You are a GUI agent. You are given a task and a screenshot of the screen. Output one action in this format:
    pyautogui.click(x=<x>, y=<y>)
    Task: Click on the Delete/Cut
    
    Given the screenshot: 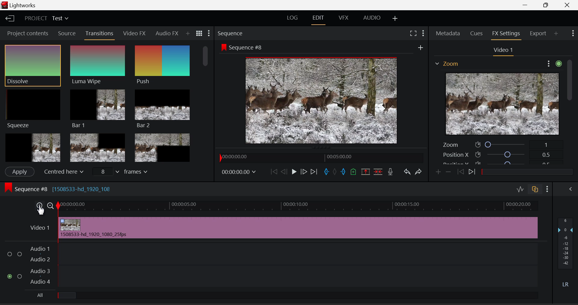 What is the action you would take?
    pyautogui.click(x=378, y=172)
    